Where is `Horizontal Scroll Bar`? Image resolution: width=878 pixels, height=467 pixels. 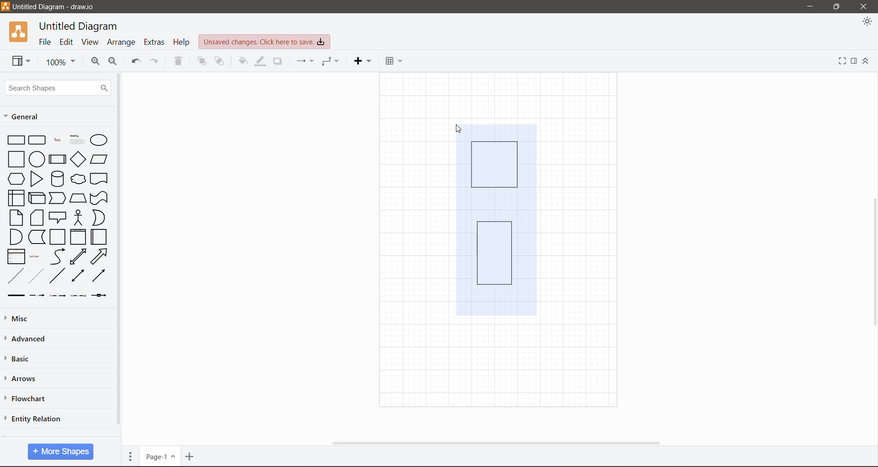 Horizontal Scroll Bar is located at coordinates (500, 443).